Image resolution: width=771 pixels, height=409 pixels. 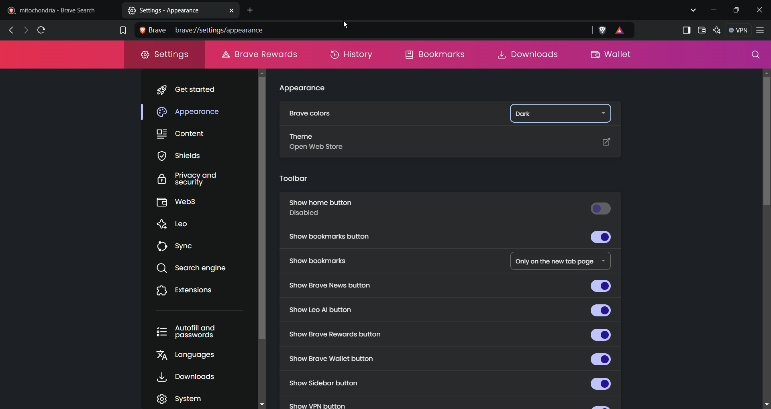 I want to click on system, so click(x=185, y=398).